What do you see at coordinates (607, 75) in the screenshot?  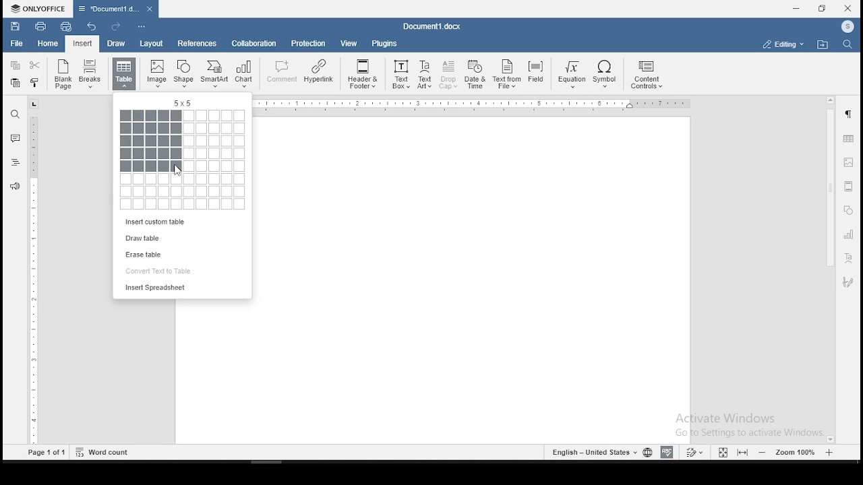 I see `Symbol` at bounding box center [607, 75].